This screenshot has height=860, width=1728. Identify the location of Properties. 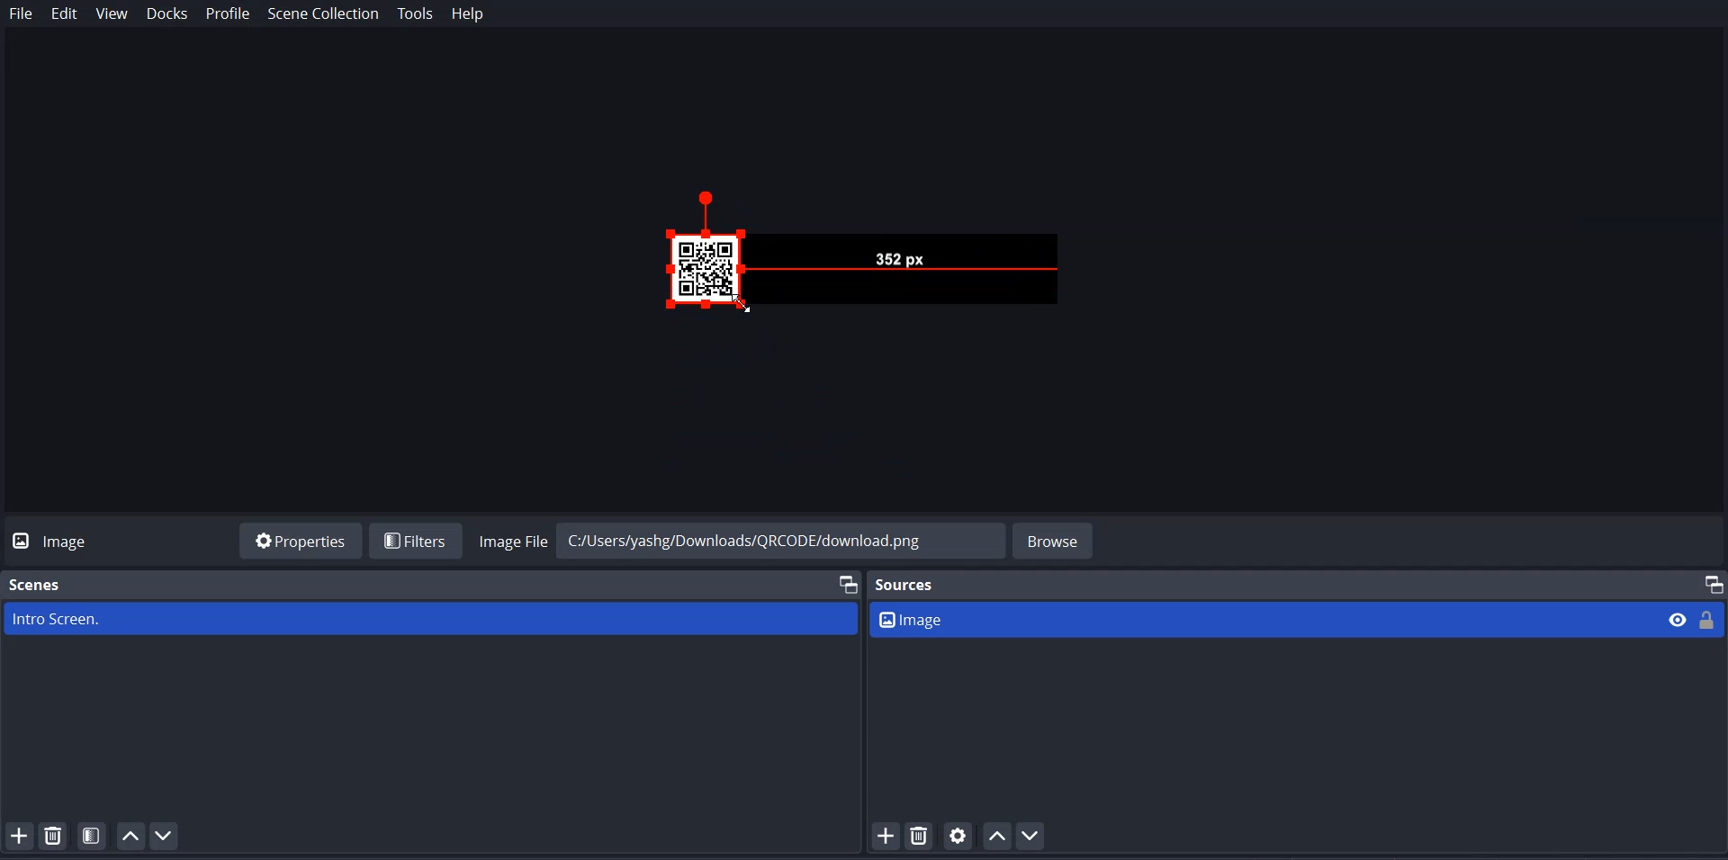
(301, 540).